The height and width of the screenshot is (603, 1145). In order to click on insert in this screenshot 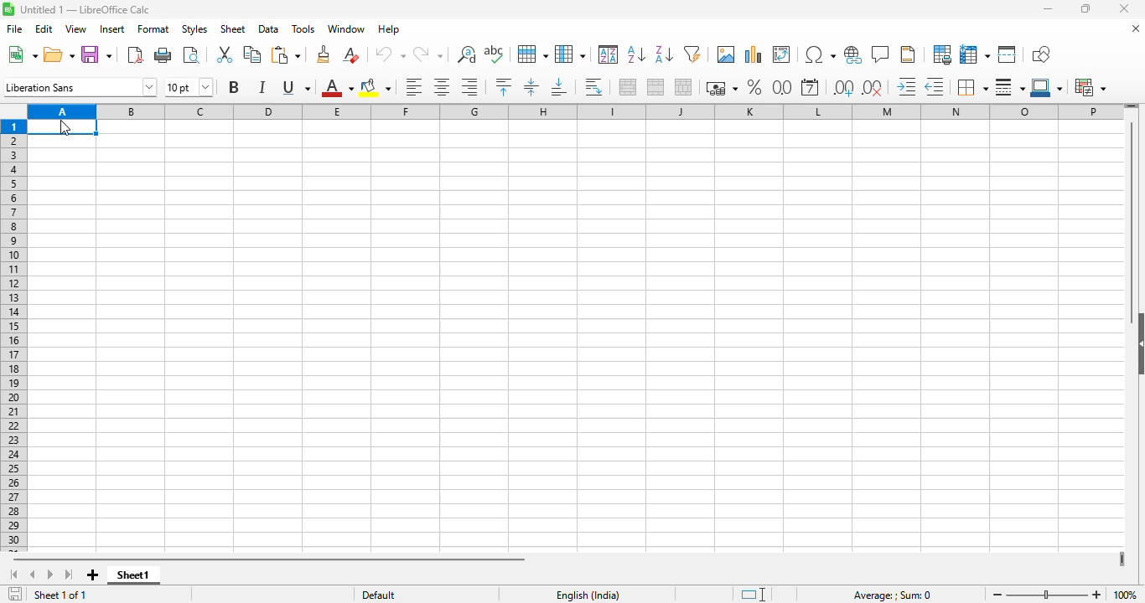, I will do `click(112, 28)`.